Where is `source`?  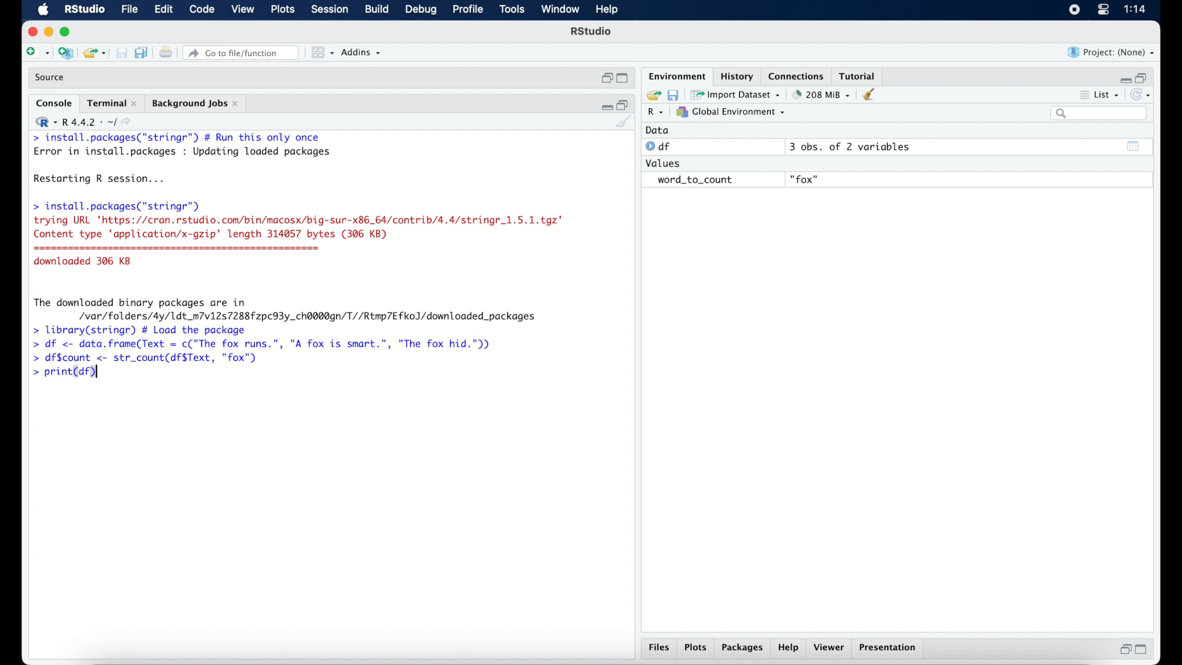
source is located at coordinates (51, 78).